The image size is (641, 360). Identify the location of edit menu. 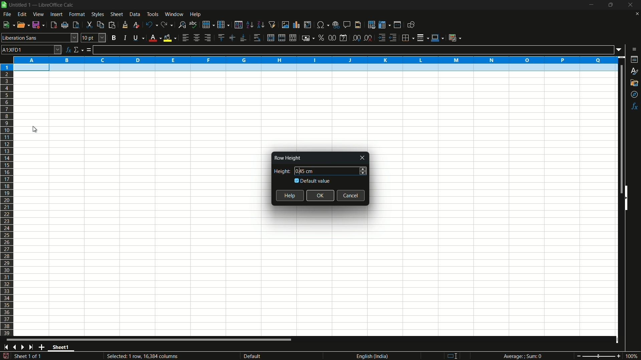
(22, 14).